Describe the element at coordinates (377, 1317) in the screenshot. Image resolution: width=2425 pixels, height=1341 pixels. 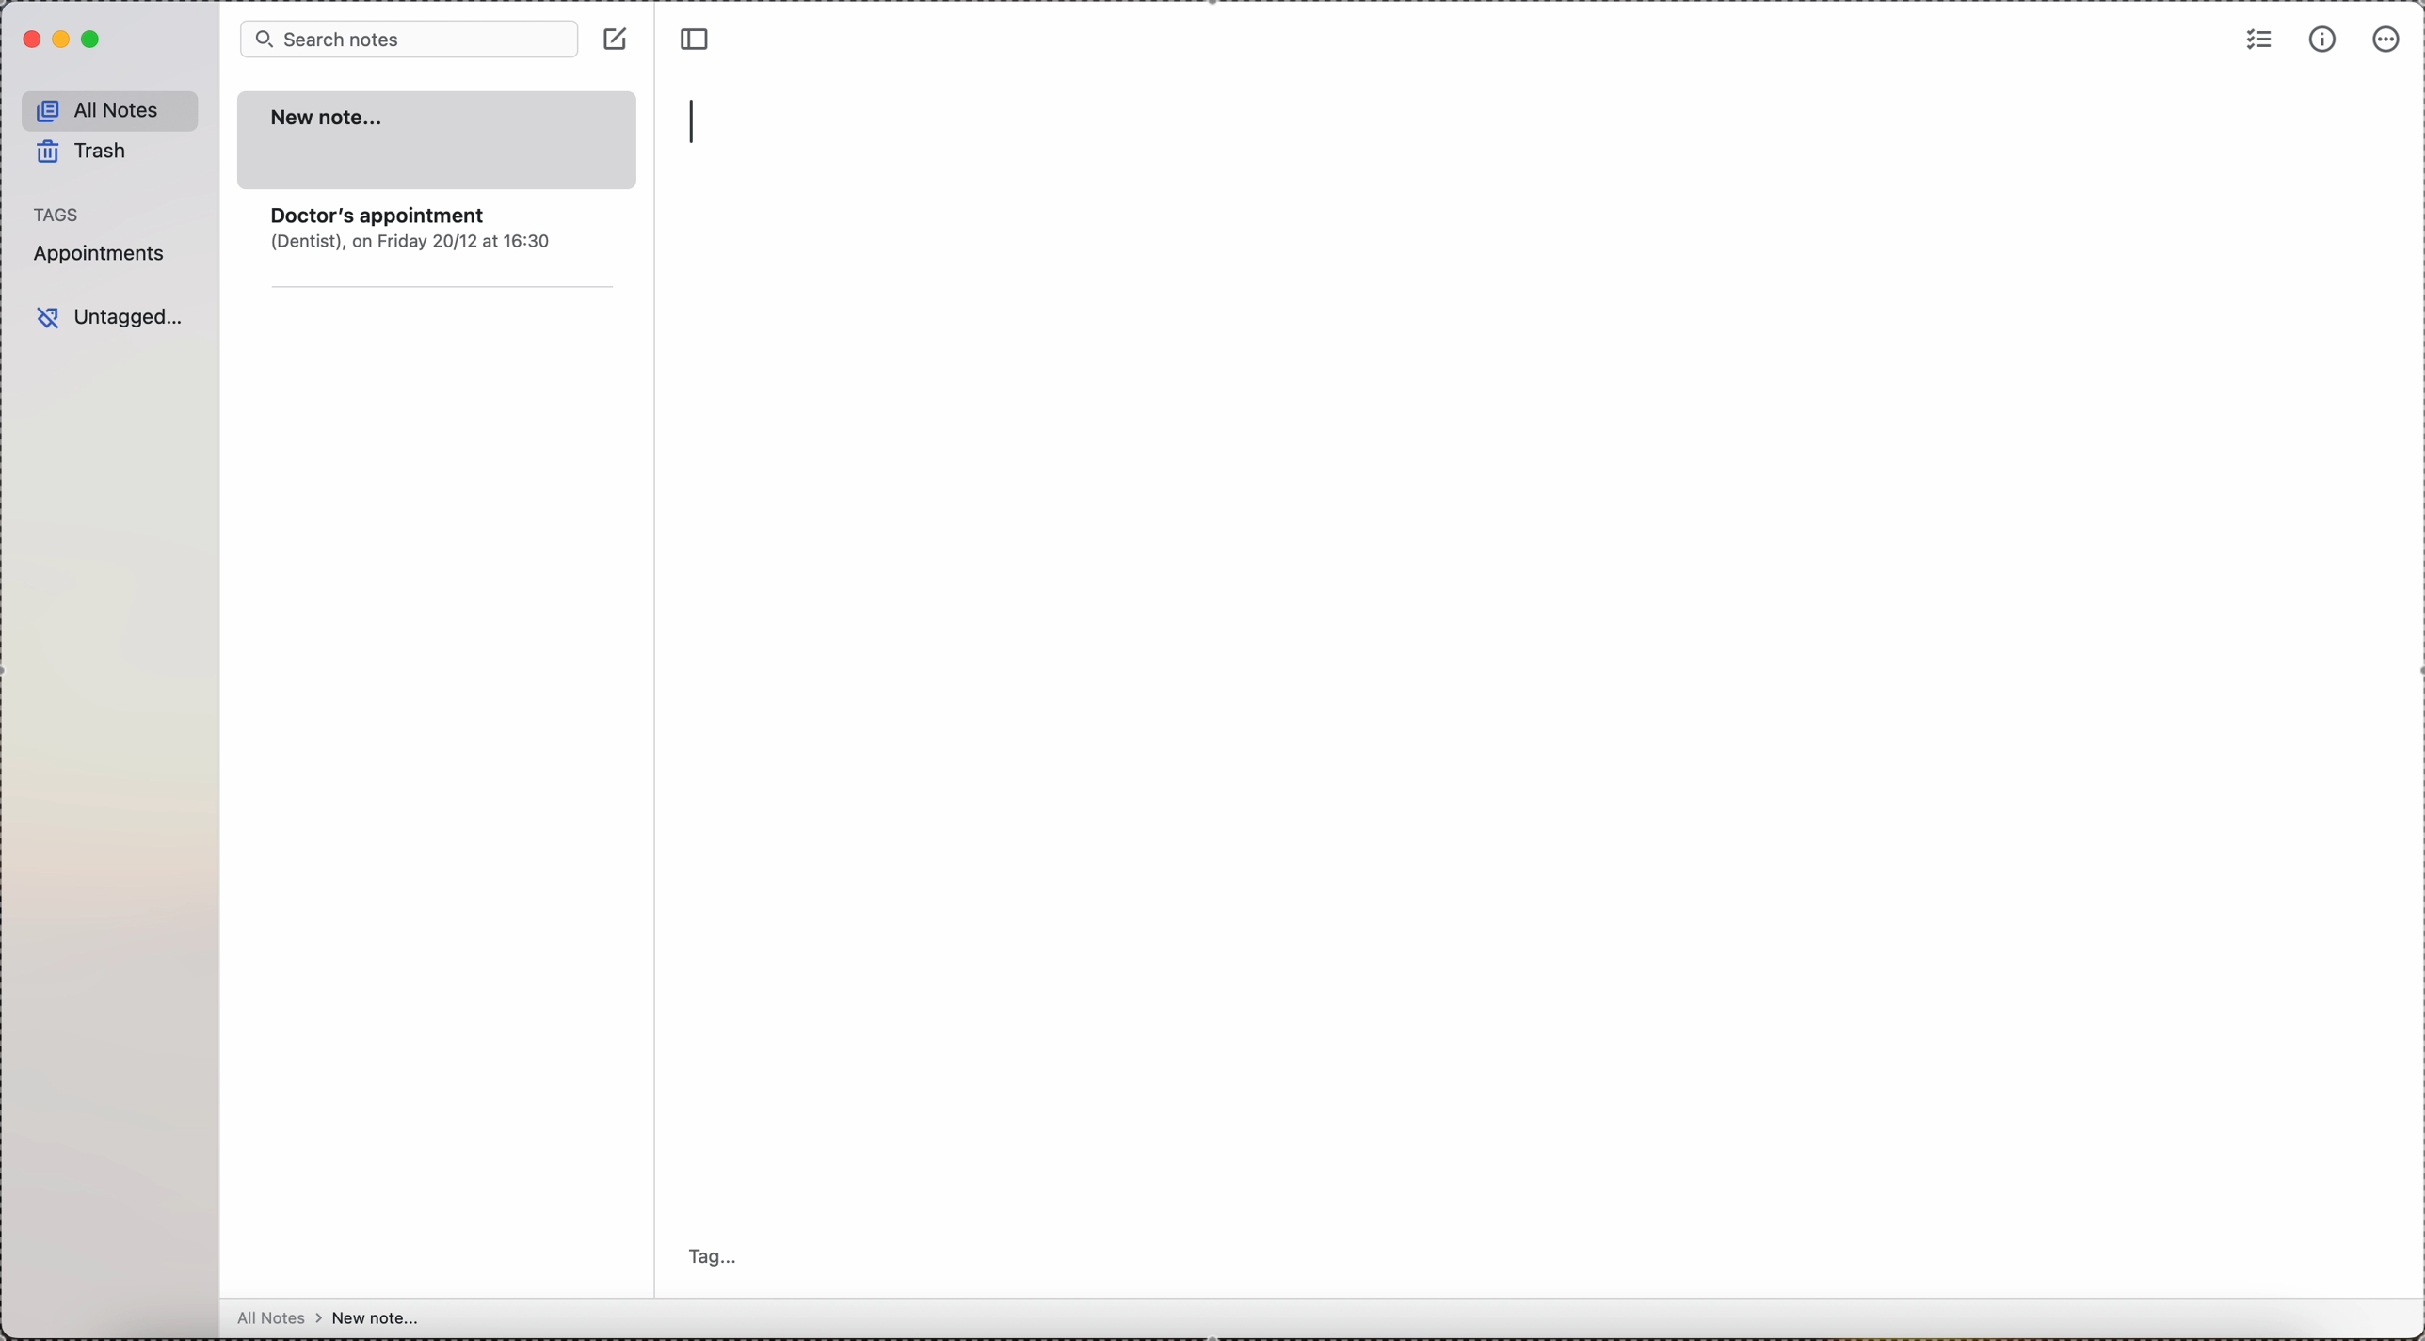
I see `all notes` at that location.